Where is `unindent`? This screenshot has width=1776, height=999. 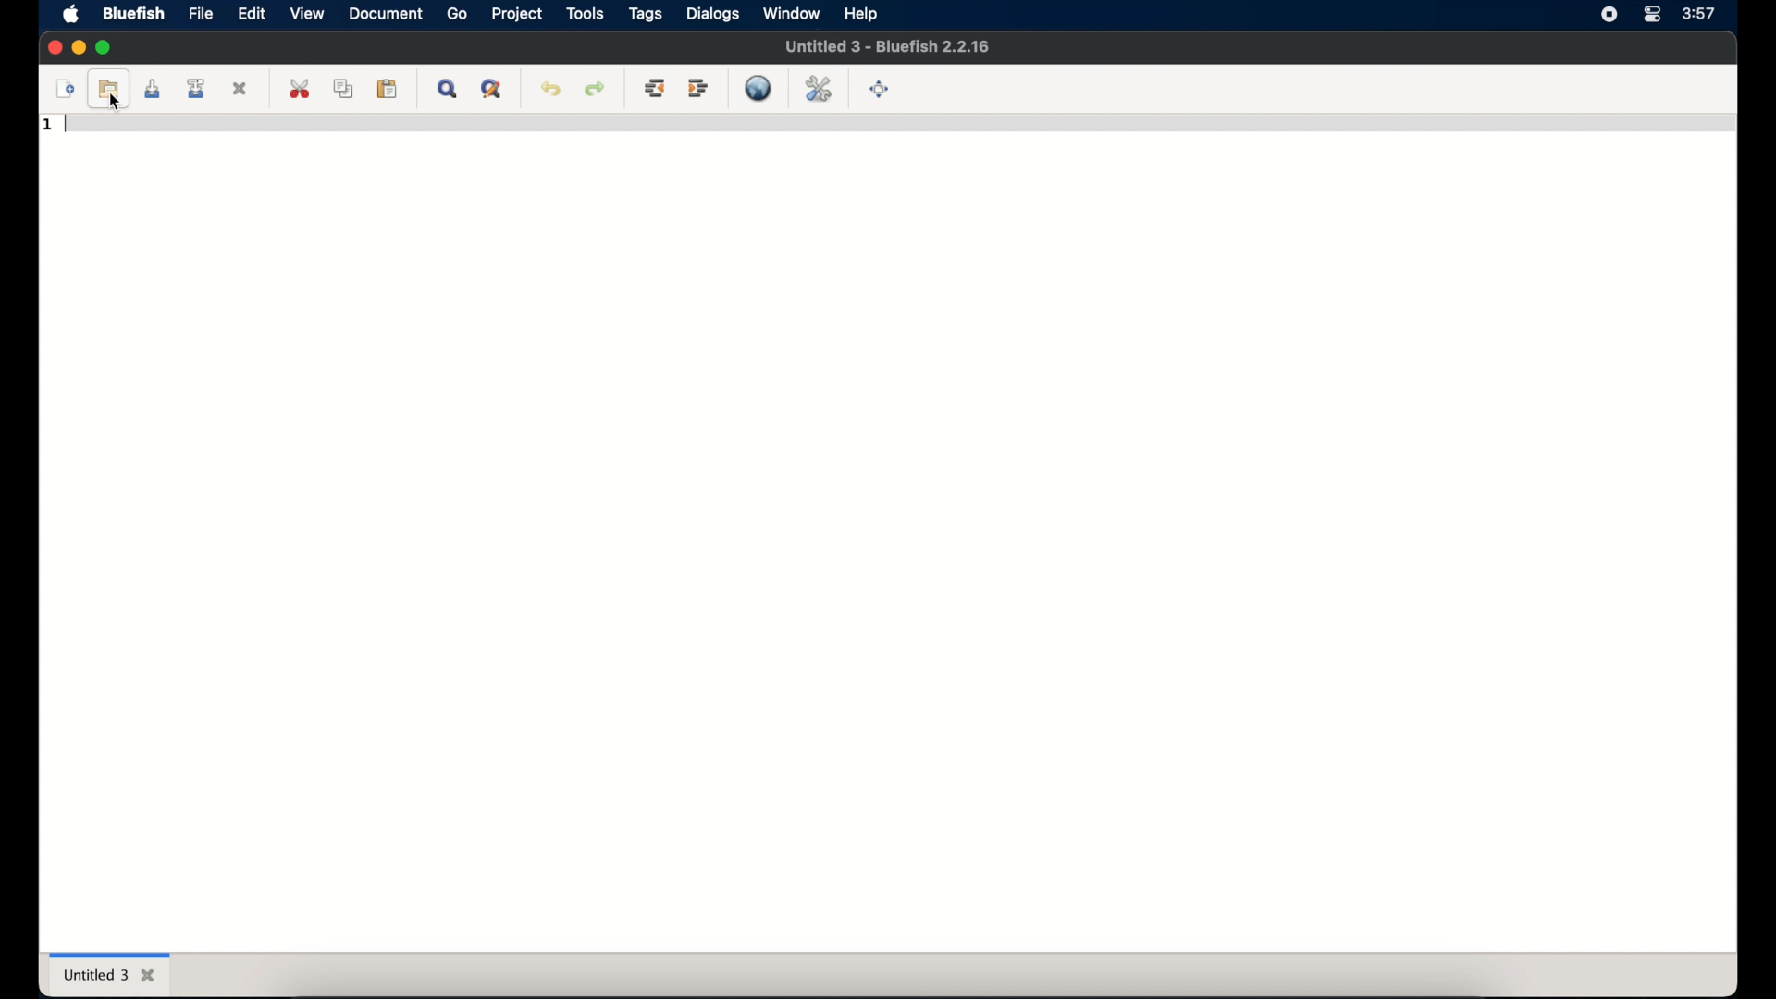
unindent is located at coordinates (655, 90).